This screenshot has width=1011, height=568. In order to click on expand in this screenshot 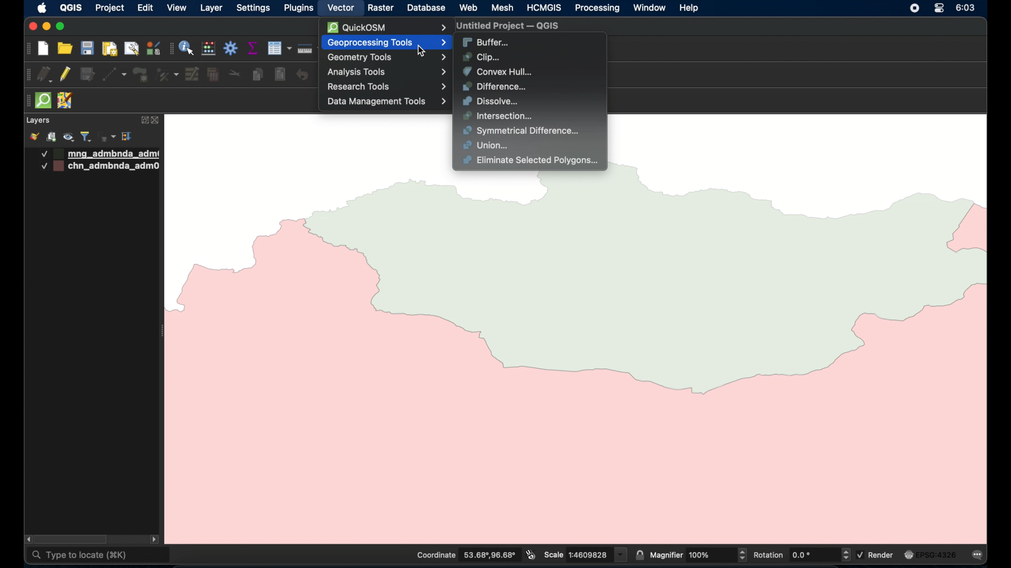, I will do `click(143, 121)`.